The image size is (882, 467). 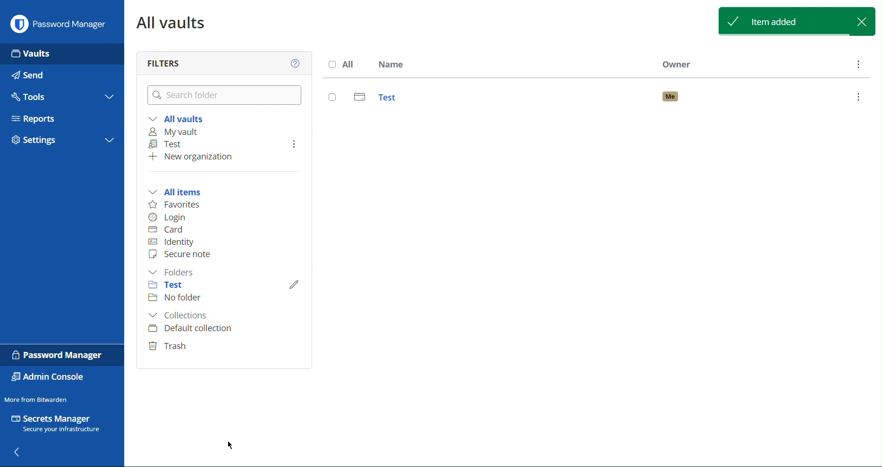 What do you see at coordinates (390, 63) in the screenshot?
I see `Name` at bounding box center [390, 63].